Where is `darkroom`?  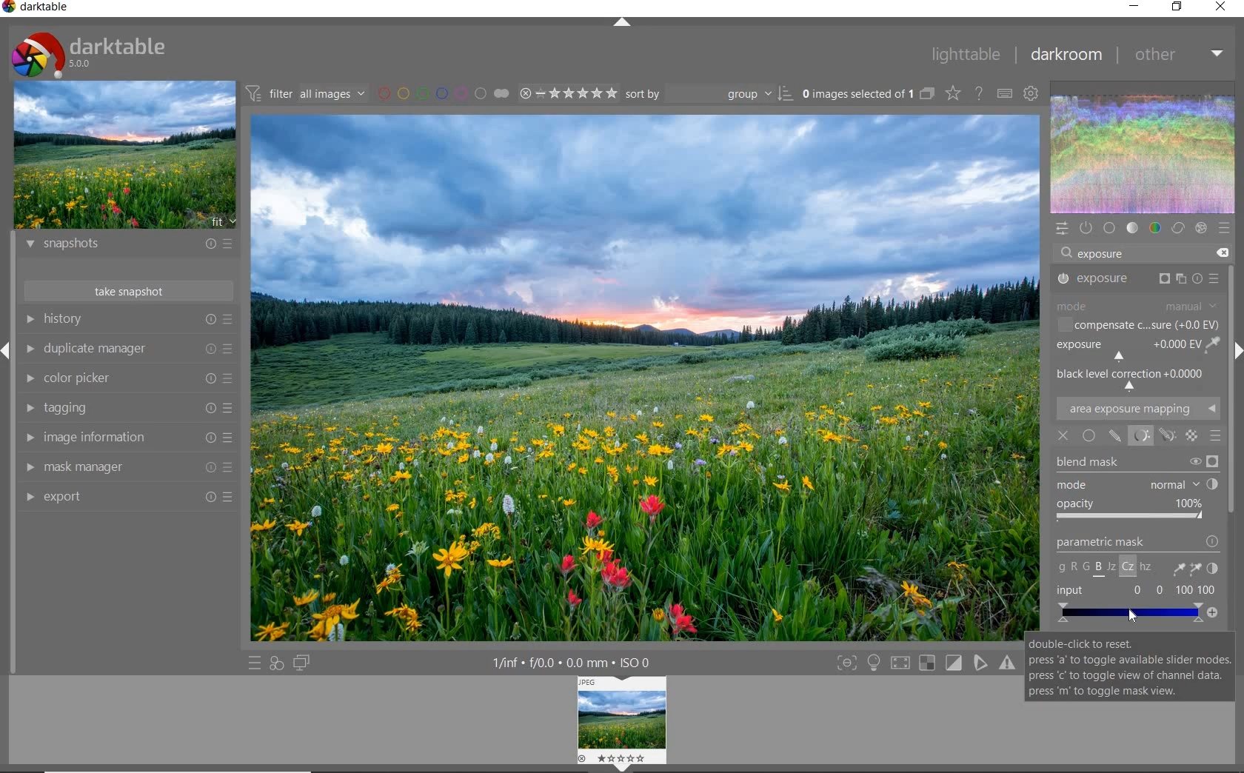
darkroom is located at coordinates (1069, 55).